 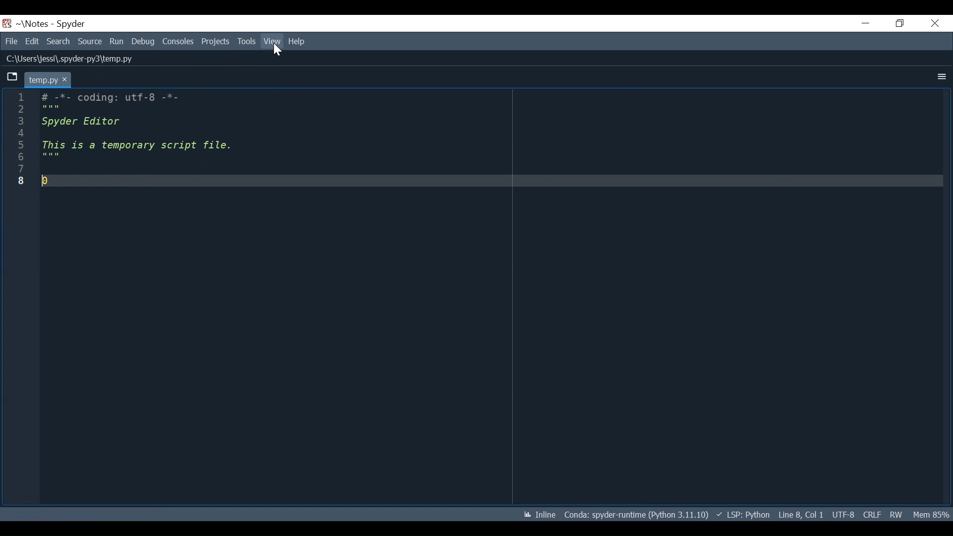 I want to click on Coda: spyder-runtime (Python 3.11.10), so click(x=637, y=516).